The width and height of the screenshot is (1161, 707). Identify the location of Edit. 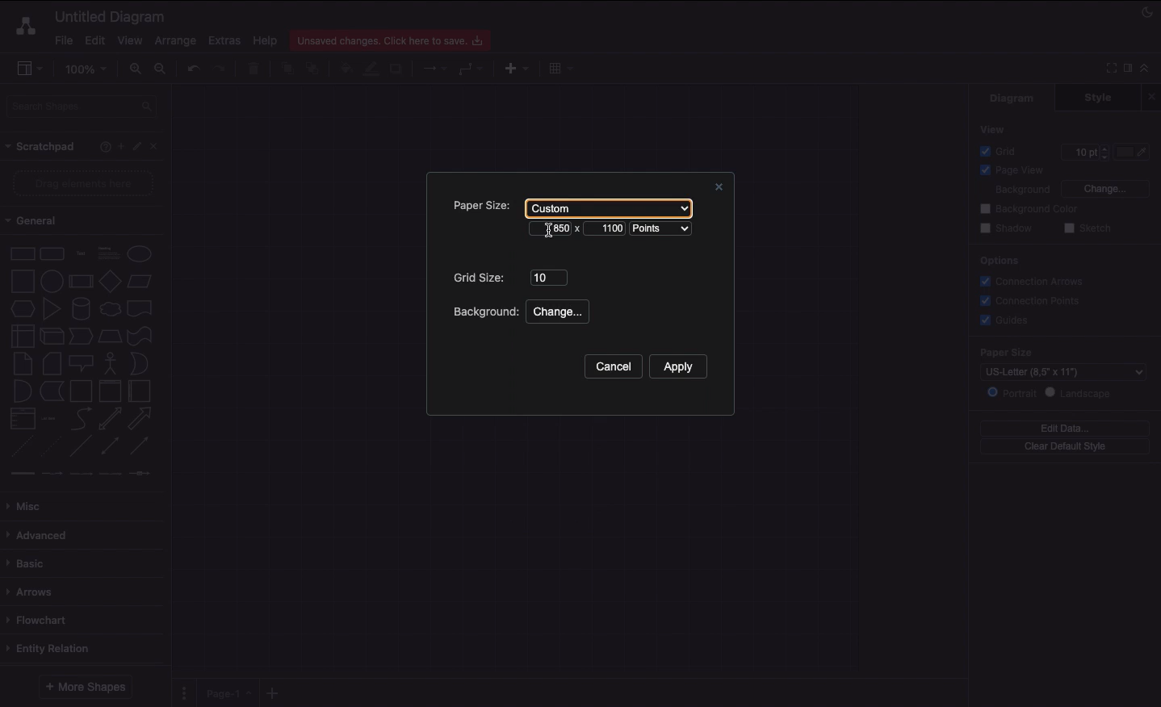
(139, 147).